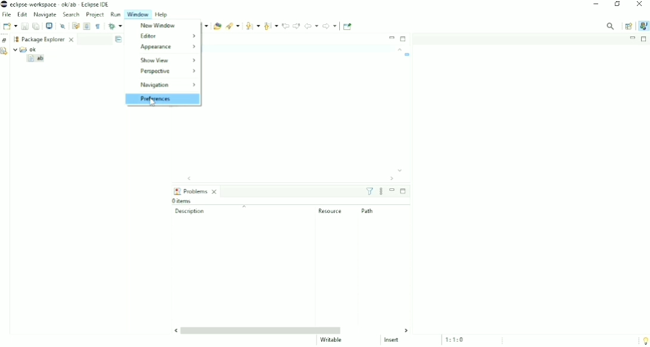 Image resolution: width=650 pixels, height=347 pixels. I want to click on Pin Editor, so click(348, 26).